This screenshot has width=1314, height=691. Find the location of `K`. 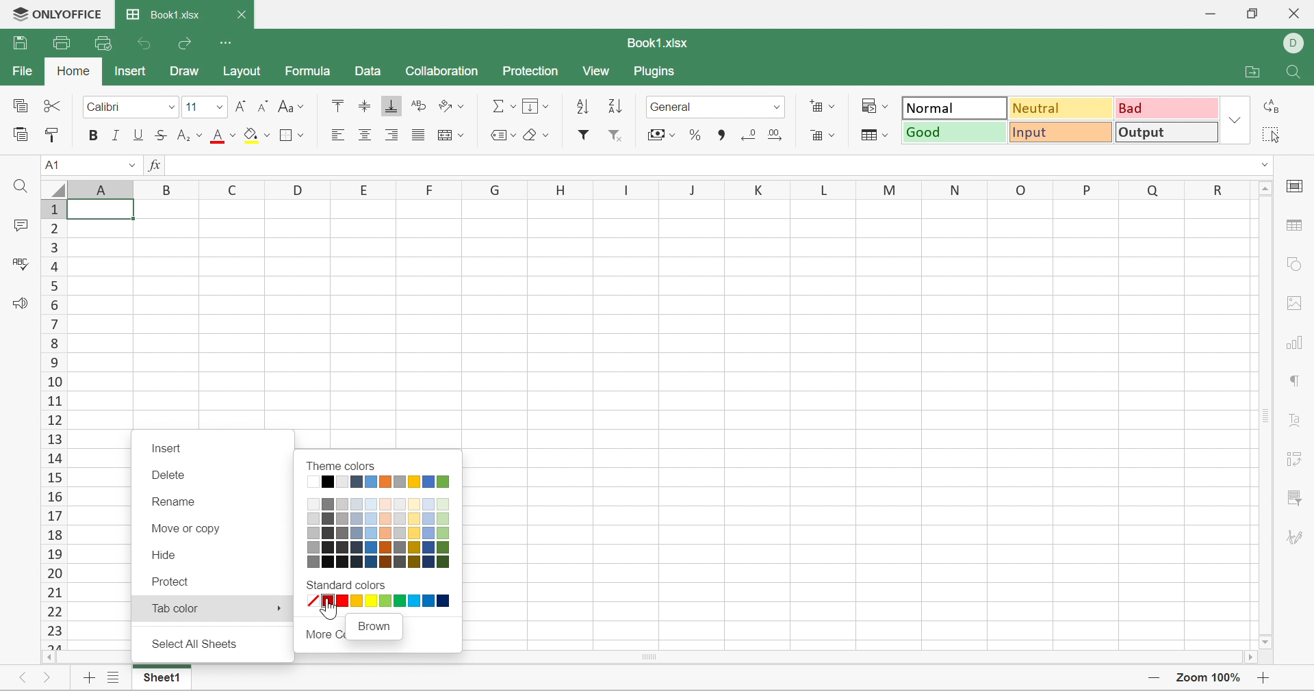

K is located at coordinates (752, 189).